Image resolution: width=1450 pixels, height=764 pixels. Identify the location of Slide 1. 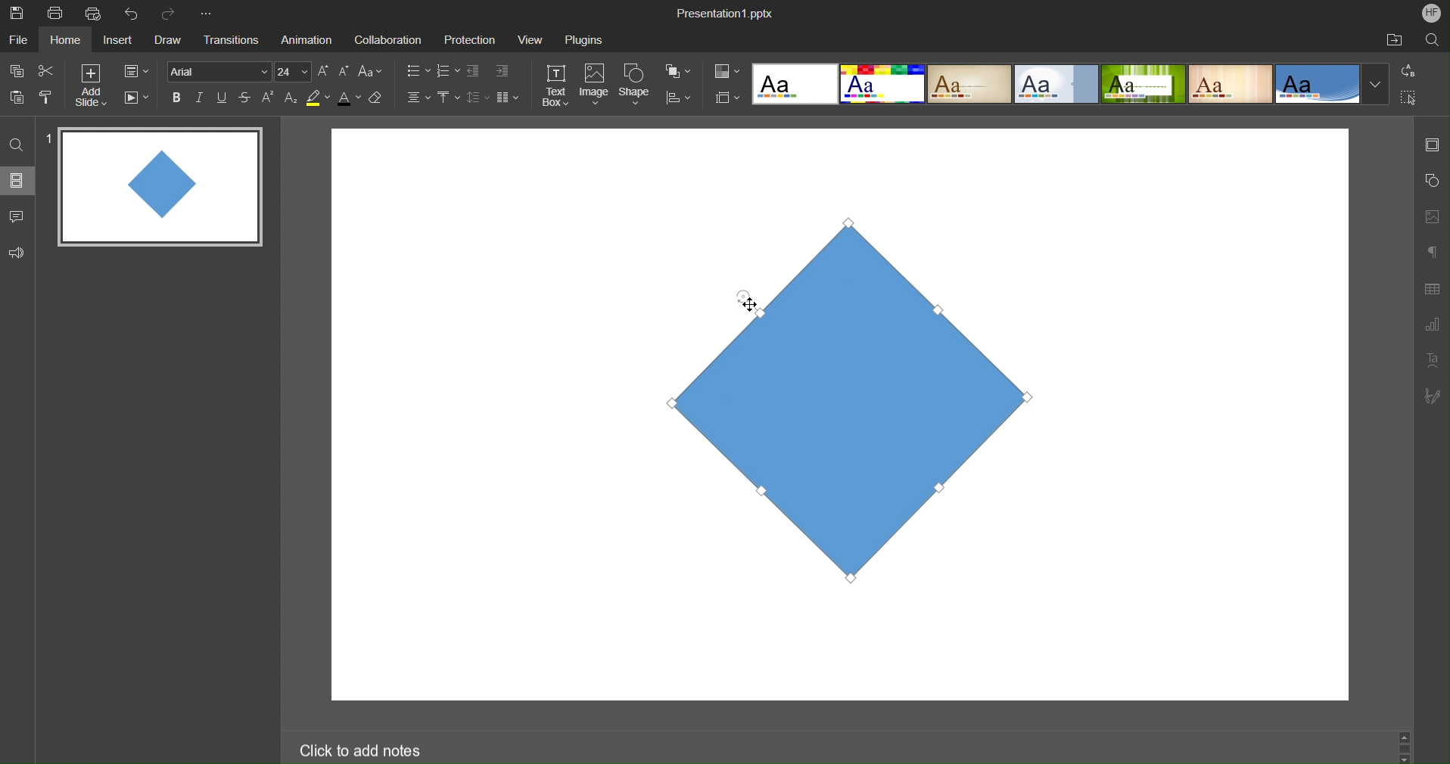
(157, 188).